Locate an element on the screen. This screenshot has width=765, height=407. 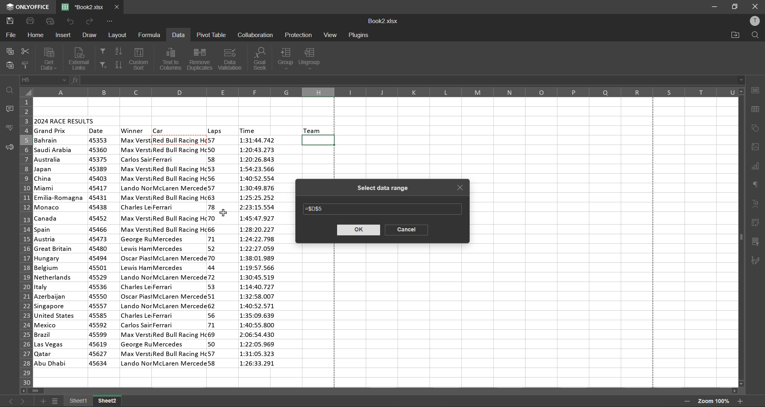
feedback is located at coordinates (9, 147).